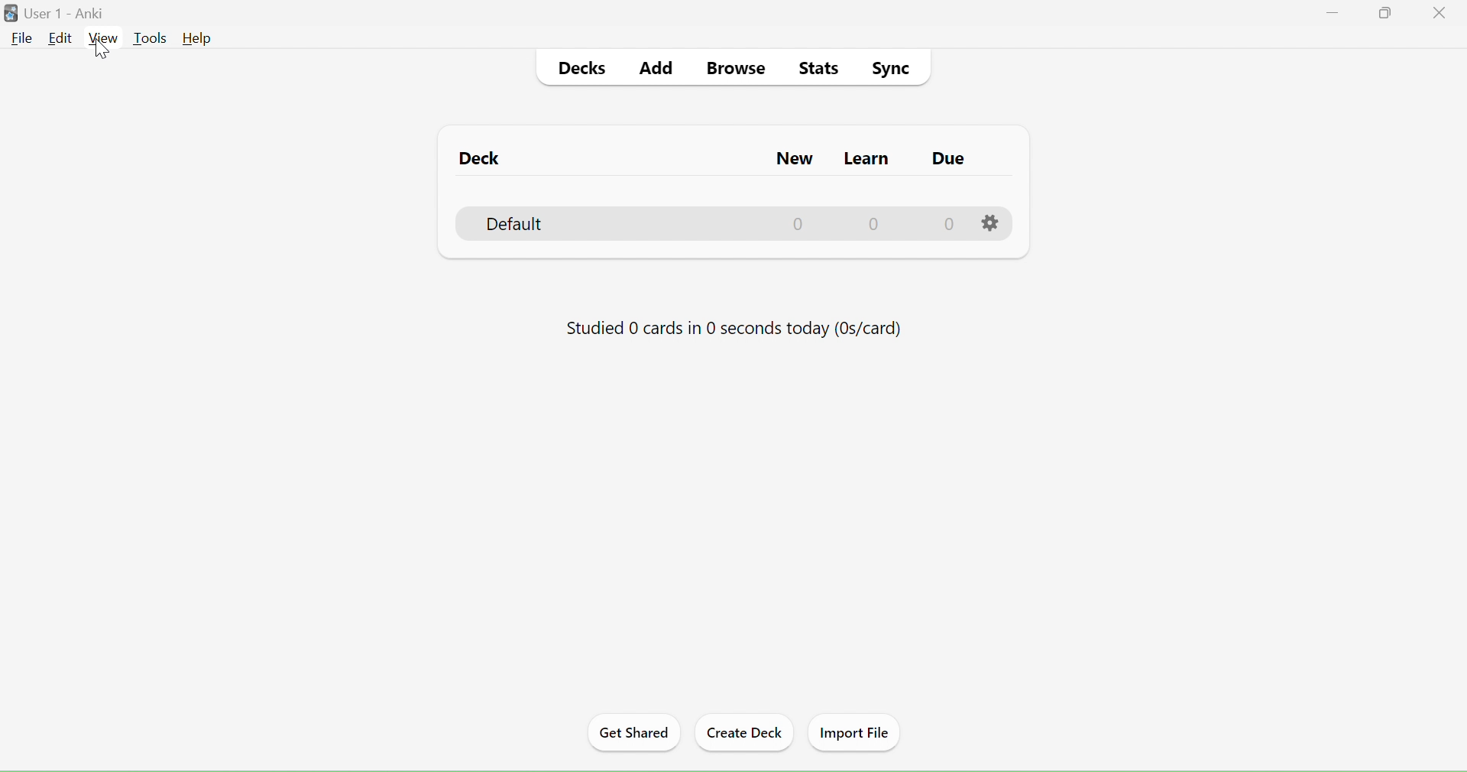 Image resolution: width=1467 pixels, height=772 pixels. I want to click on default, so click(526, 224).